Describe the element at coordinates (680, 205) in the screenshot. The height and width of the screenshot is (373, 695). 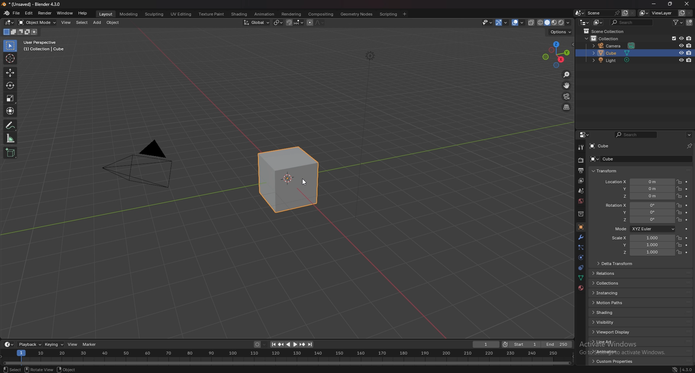
I see `lock location` at that location.